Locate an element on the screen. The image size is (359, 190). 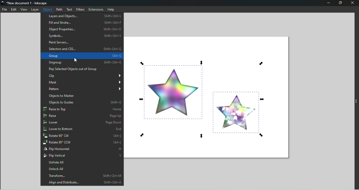
Fill and stroke is located at coordinates (82, 23).